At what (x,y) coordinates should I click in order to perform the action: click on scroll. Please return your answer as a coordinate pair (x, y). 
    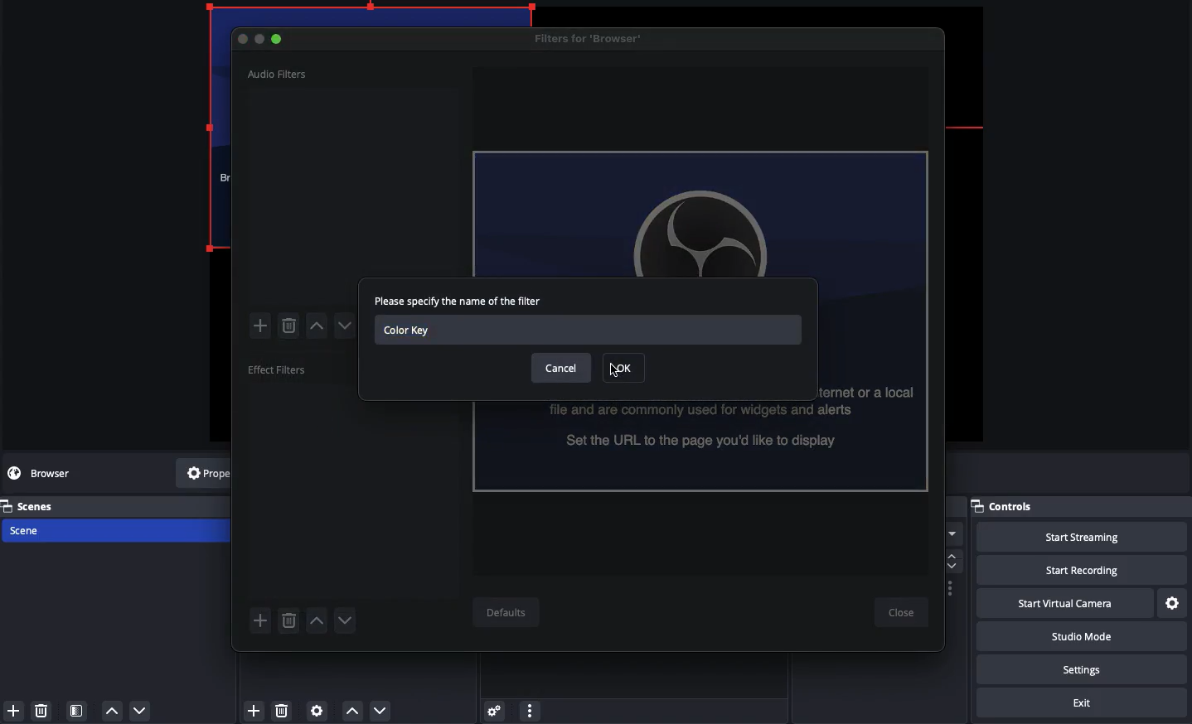
    Looking at the image, I should click on (956, 558).